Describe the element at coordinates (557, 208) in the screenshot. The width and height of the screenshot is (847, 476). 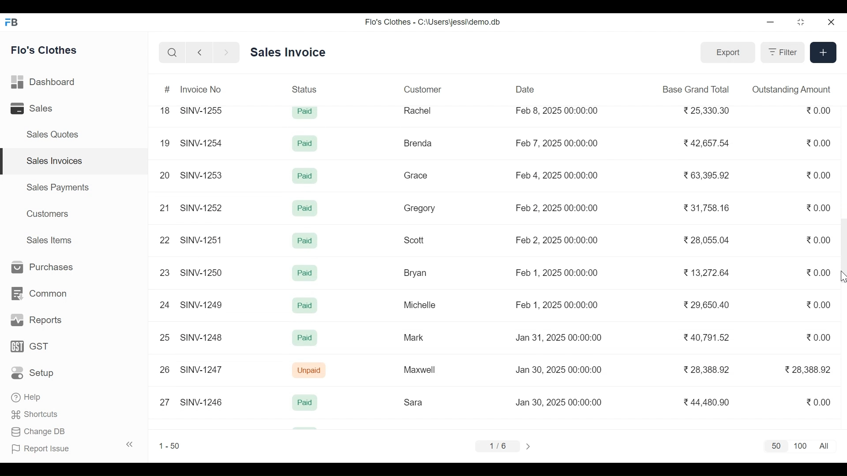
I see `Feb 2, 2025 00:00:00` at that location.